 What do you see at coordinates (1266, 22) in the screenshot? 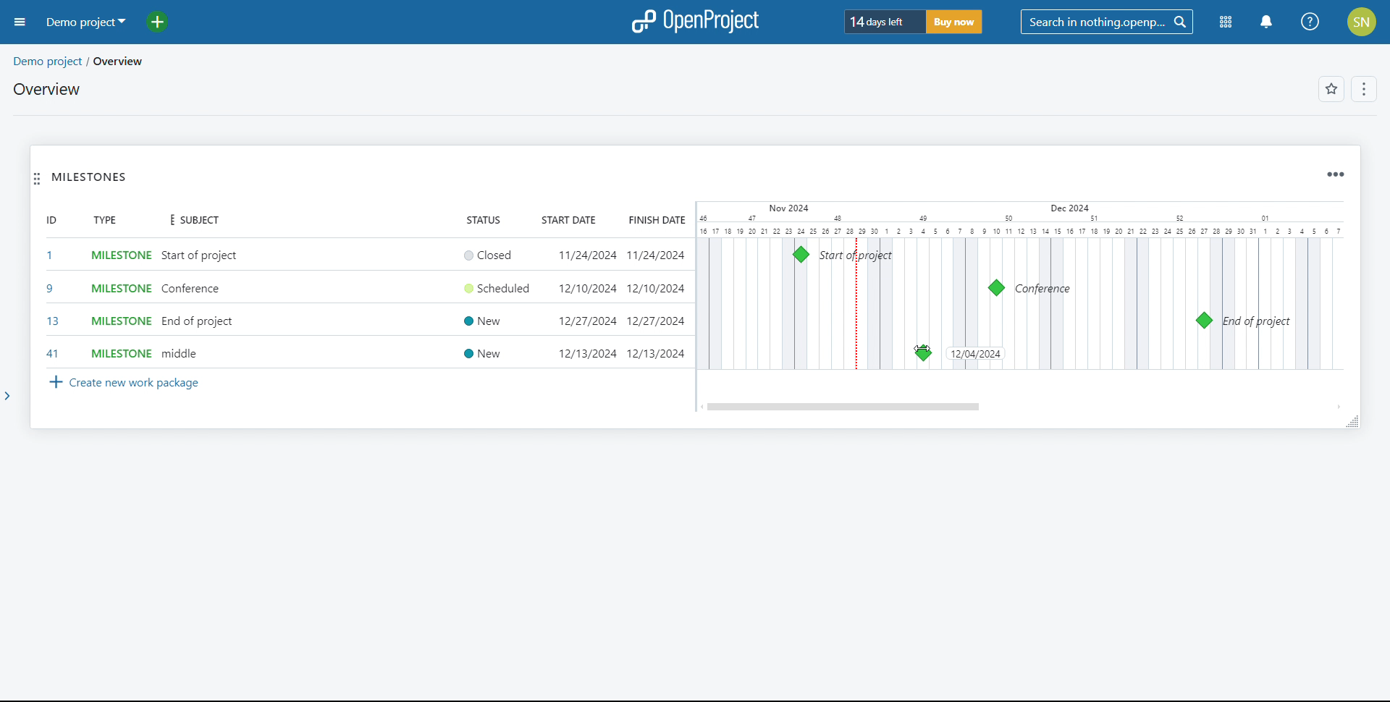
I see `notification` at bounding box center [1266, 22].